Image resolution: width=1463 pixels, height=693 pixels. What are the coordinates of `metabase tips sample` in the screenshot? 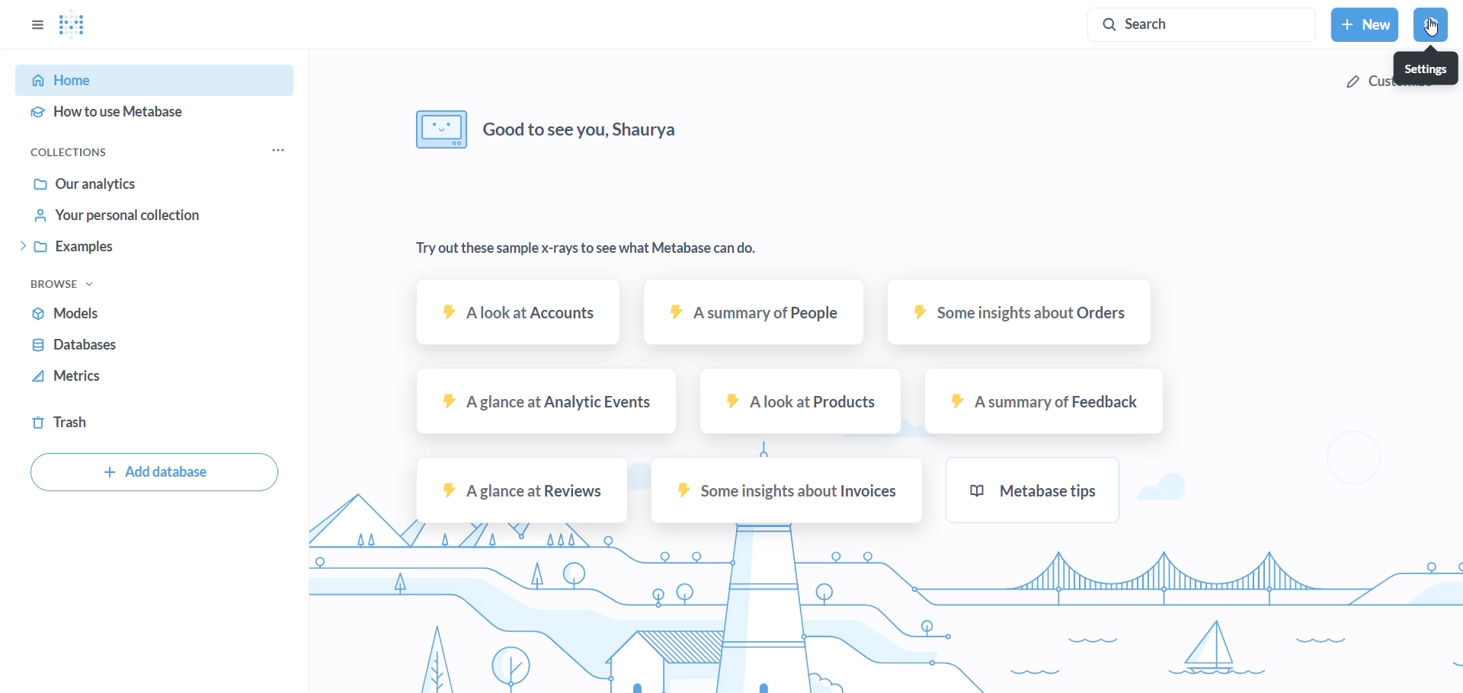 It's located at (1036, 491).